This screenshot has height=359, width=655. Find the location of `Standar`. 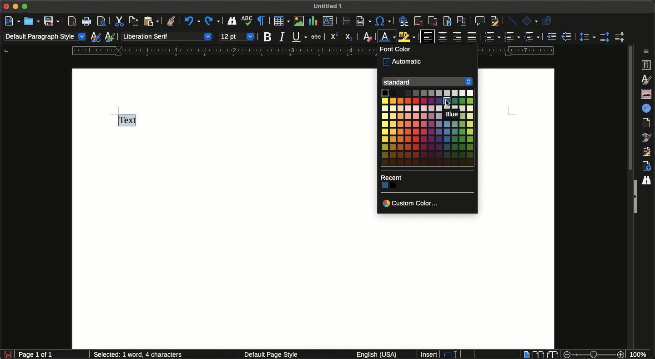

Standar is located at coordinates (428, 82).